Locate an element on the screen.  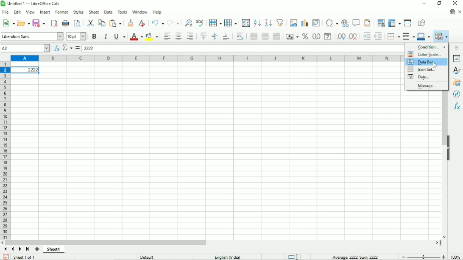
Horizontal scrollbar is located at coordinates (106, 243).